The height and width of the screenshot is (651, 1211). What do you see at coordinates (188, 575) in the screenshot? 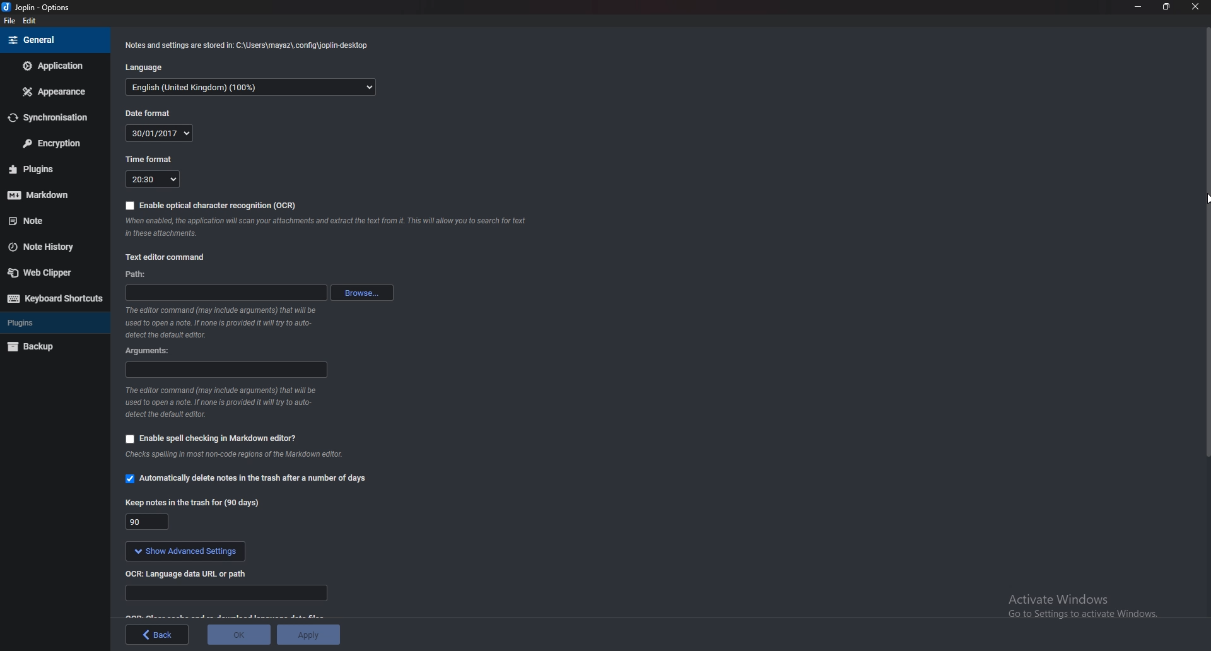
I see `ocr Language data url or path` at bounding box center [188, 575].